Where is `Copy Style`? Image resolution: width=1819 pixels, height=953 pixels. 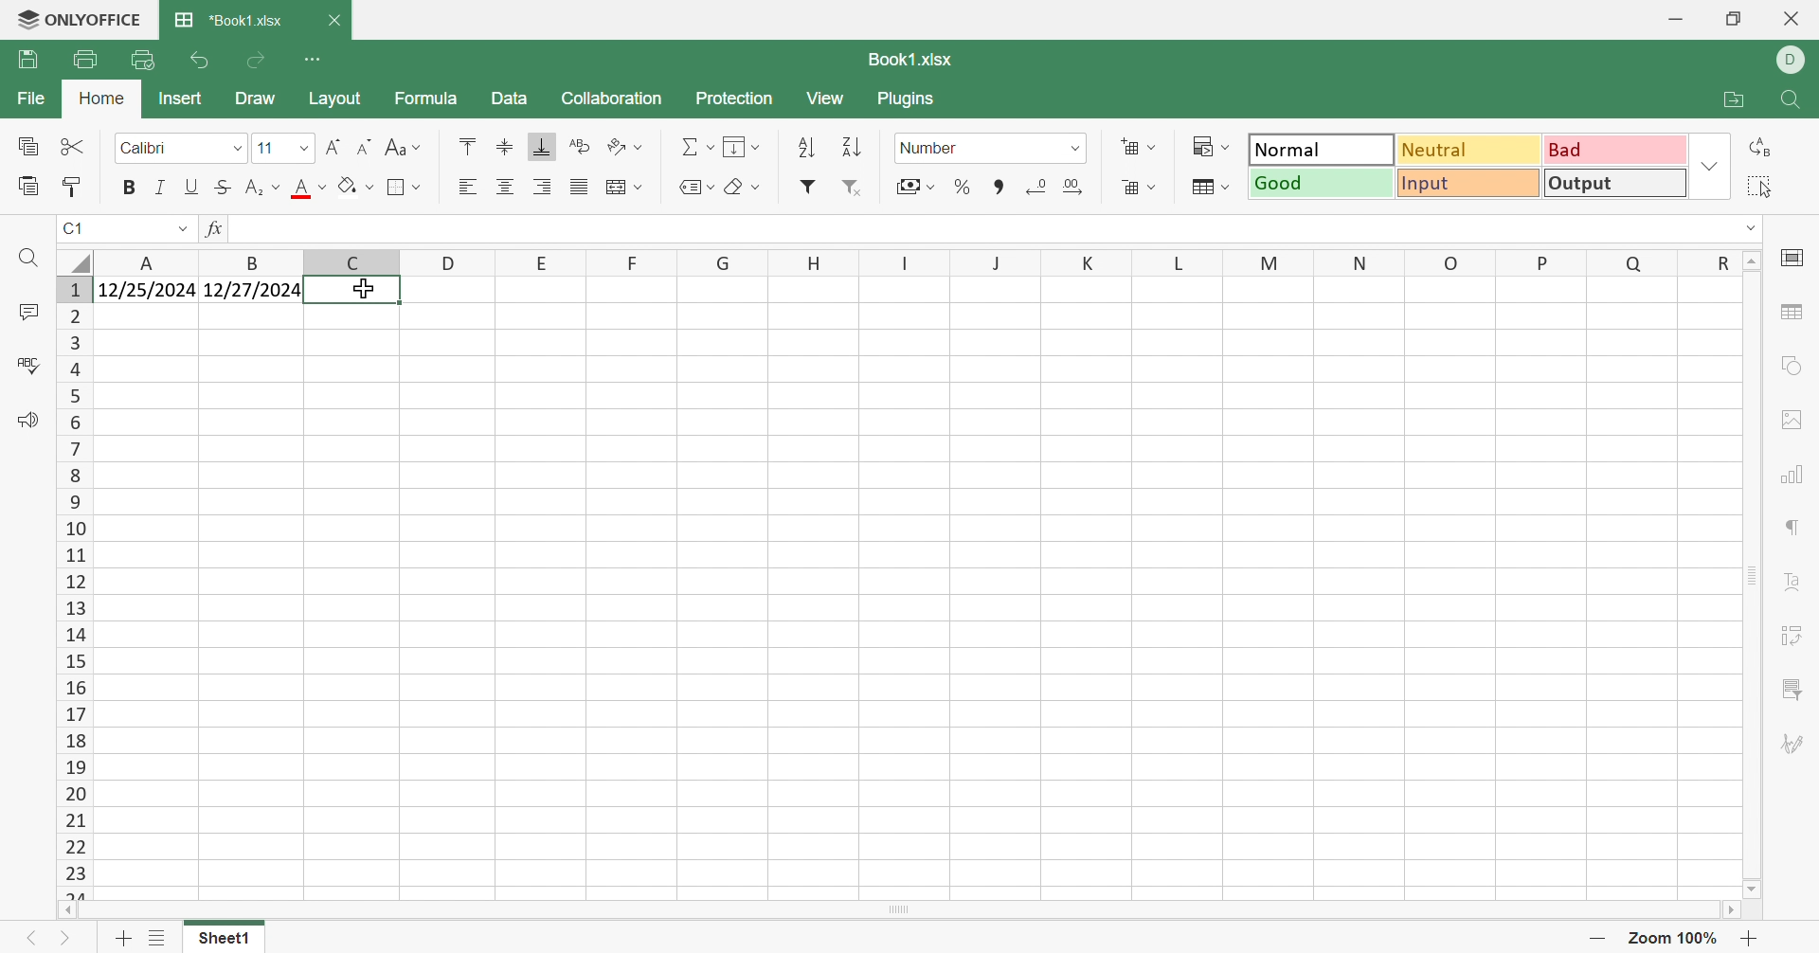 Copy Style is located at coordinates (76, 187).